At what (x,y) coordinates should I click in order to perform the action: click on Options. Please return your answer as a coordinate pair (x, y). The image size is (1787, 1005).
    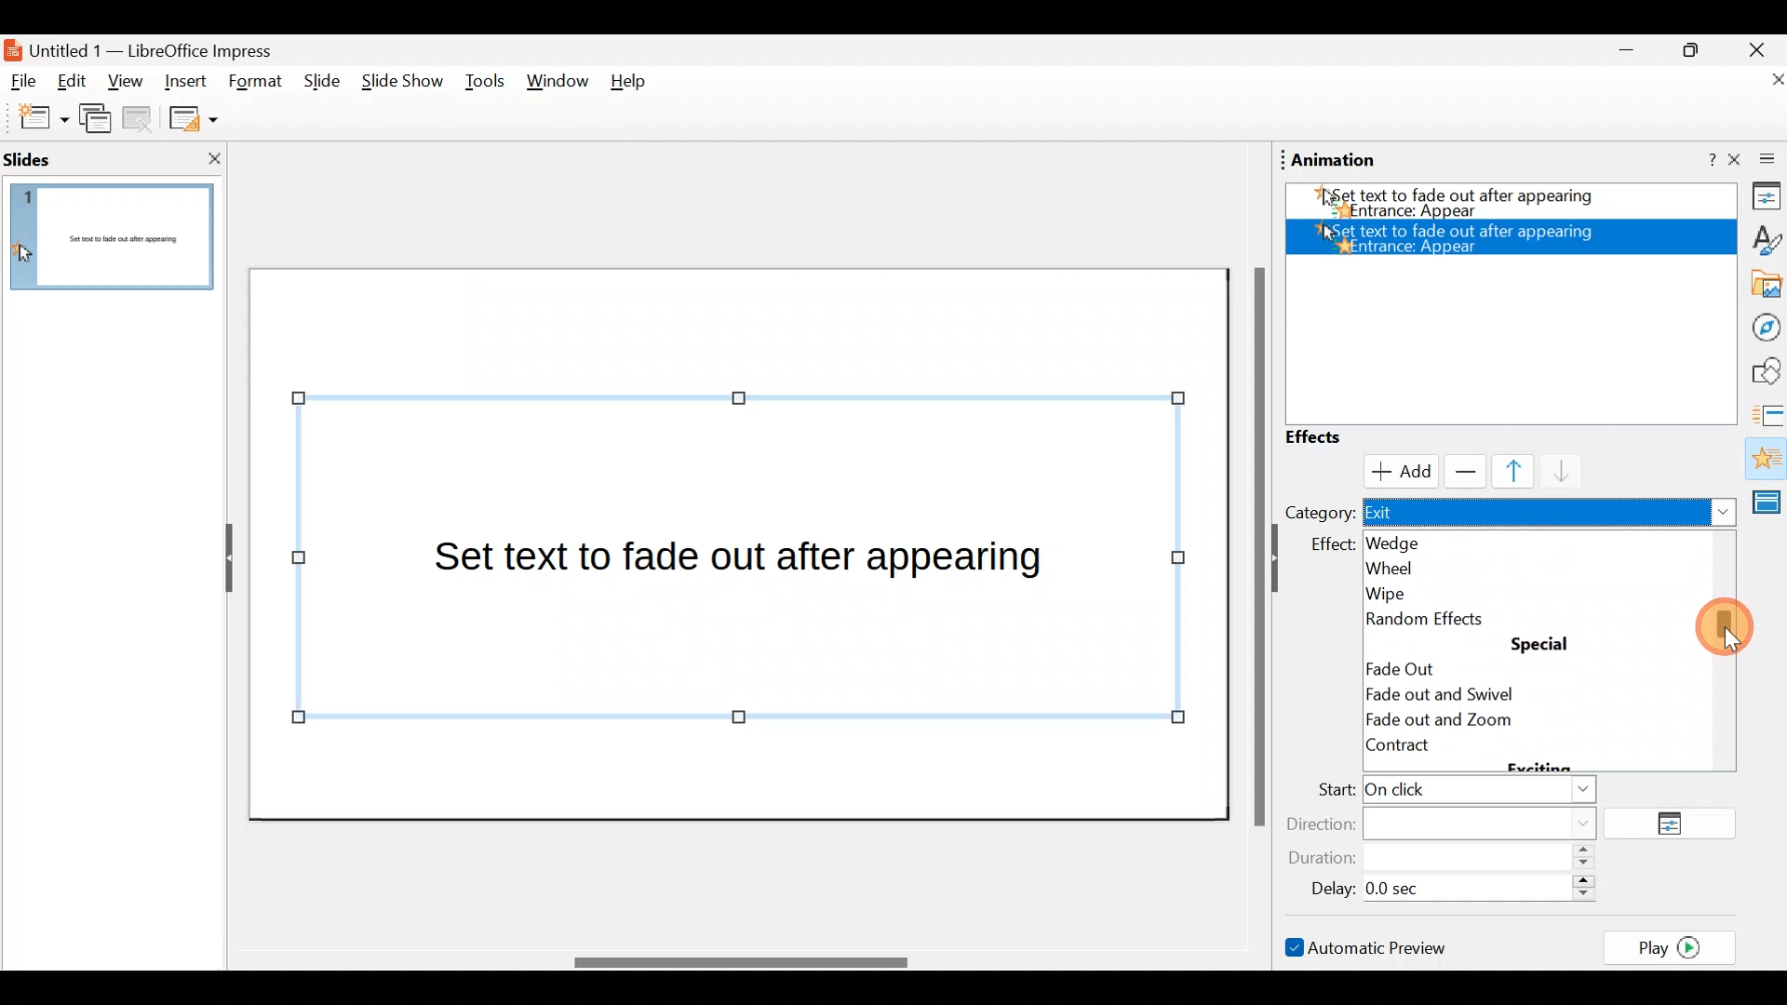
    Looking at the image, I should click on (1677, 824).